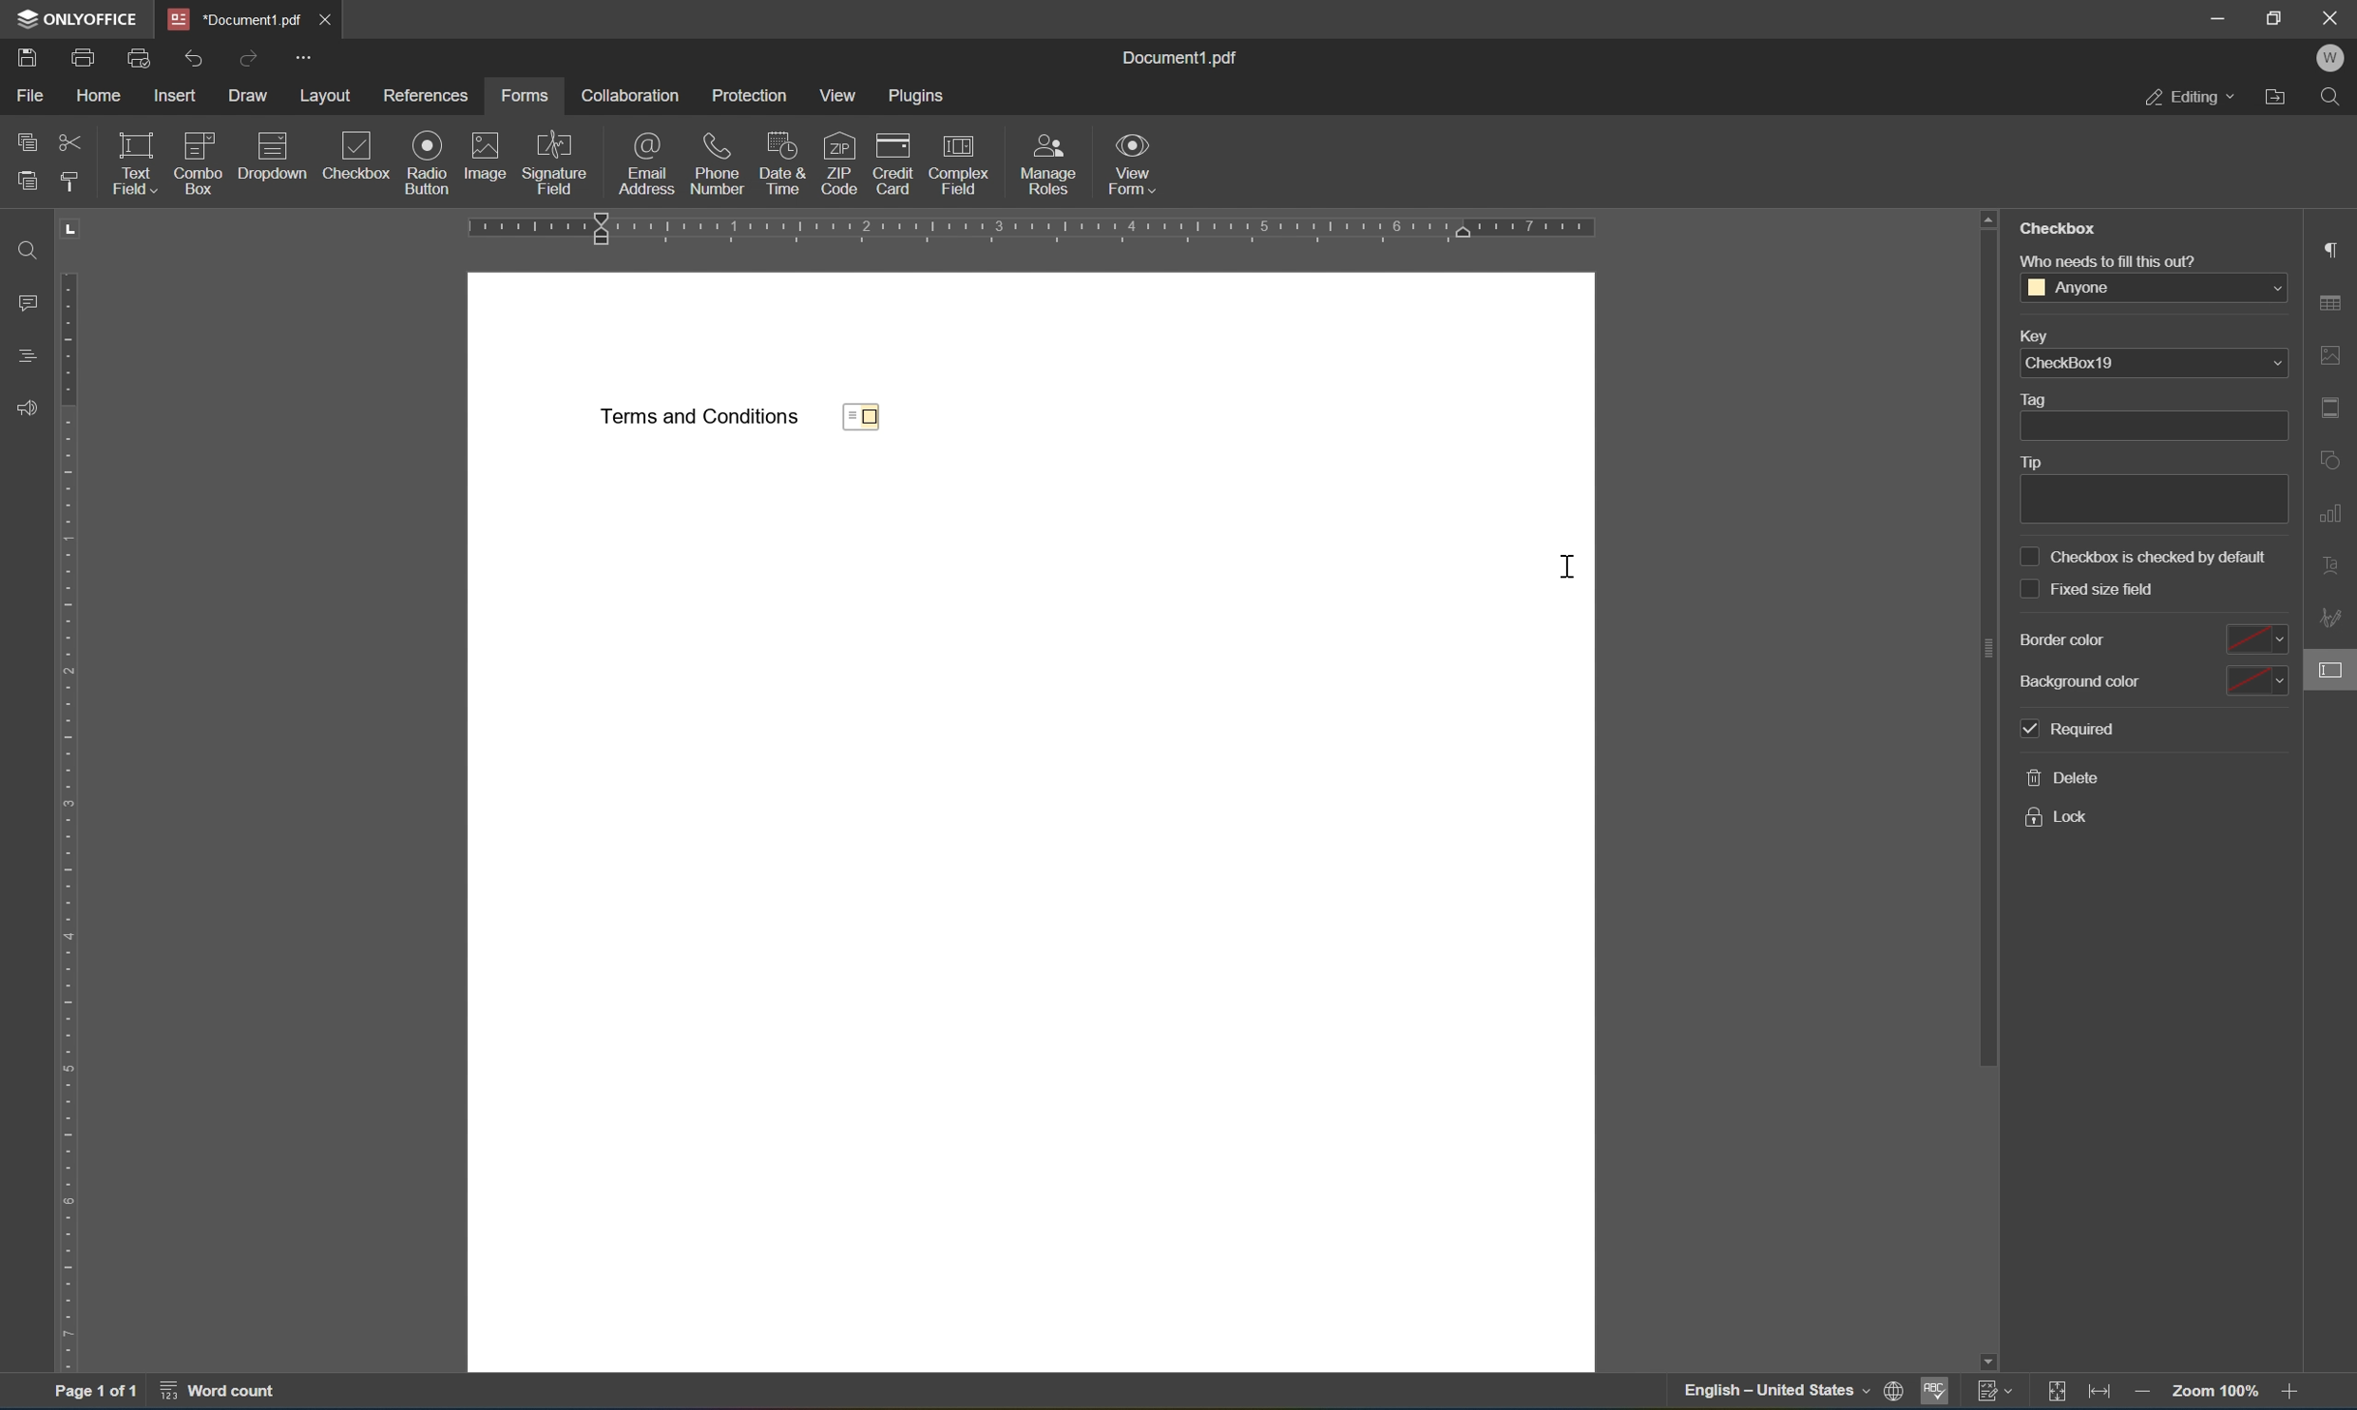 The width and height of the screenshot is (2357, 1410). What do you see at coordinates (2332, 517) in the screenshot?
I see `chart settings` at bounding box center [2332, 517].